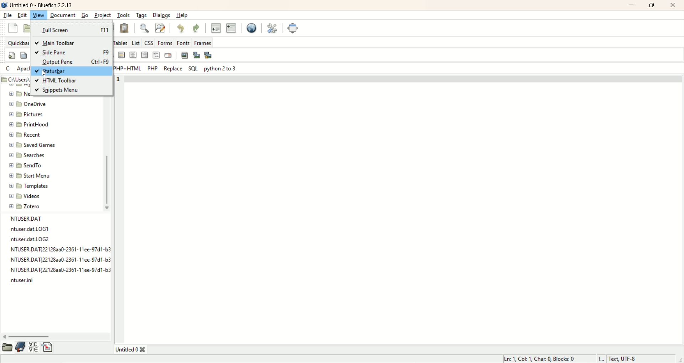 This screenshot has width=684, height=363. Describe the element at coordinates (18, 93) in the screenshot. I see `folder` at that location.